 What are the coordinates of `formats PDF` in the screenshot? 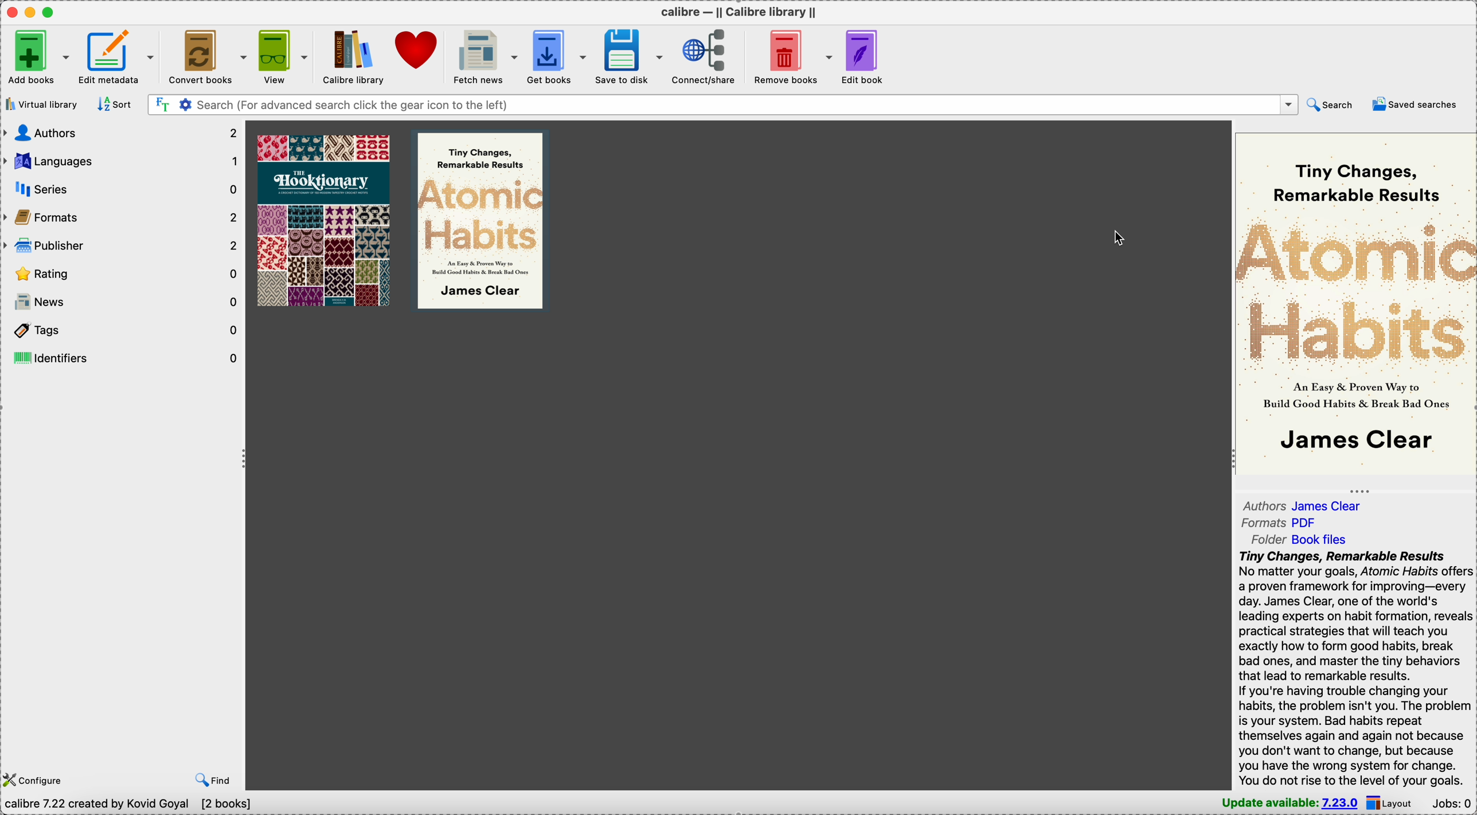 It's located at (1281, 521).